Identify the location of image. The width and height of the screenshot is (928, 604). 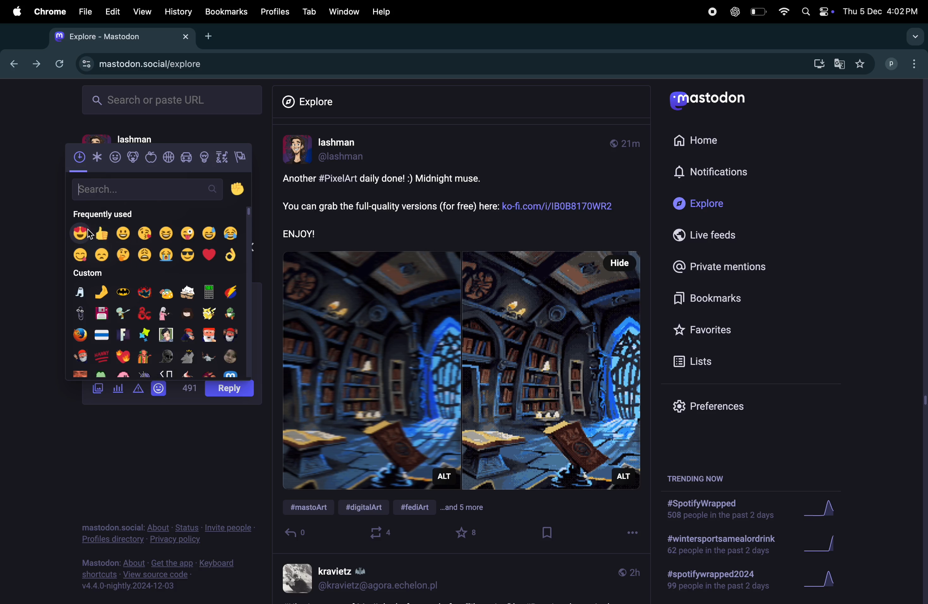
(461, 369).